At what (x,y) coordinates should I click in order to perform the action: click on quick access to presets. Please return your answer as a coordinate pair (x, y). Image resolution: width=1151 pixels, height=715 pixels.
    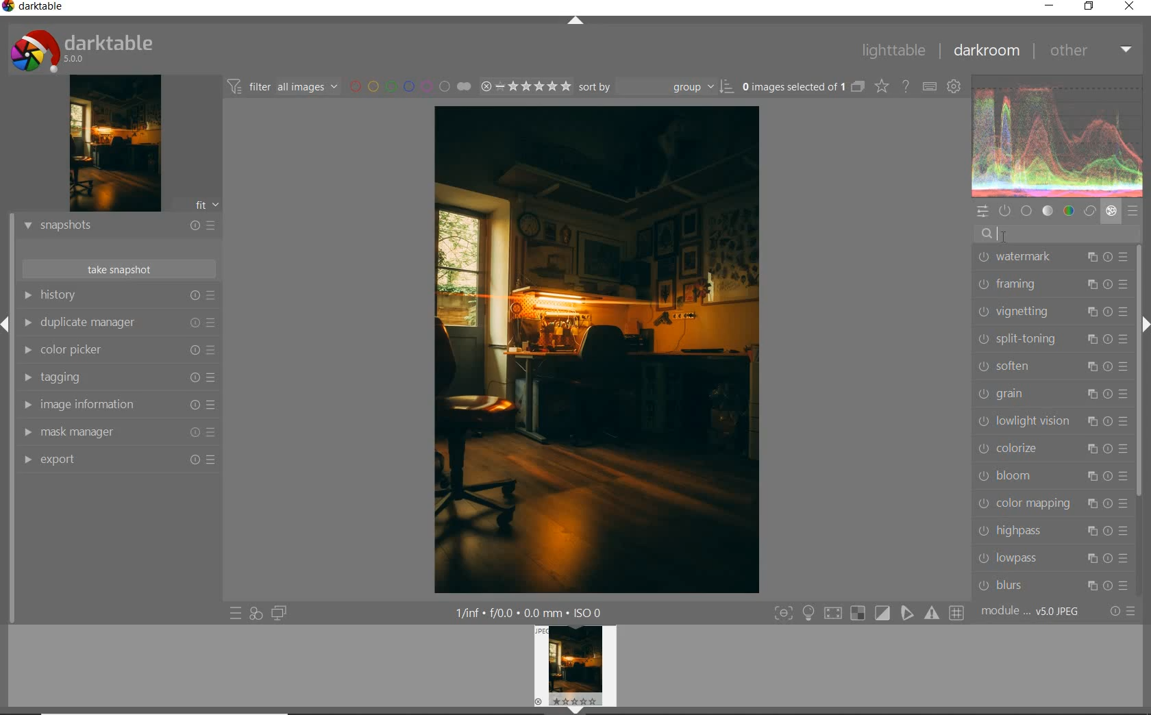
    Looking at the image, I should click on (236, 612).